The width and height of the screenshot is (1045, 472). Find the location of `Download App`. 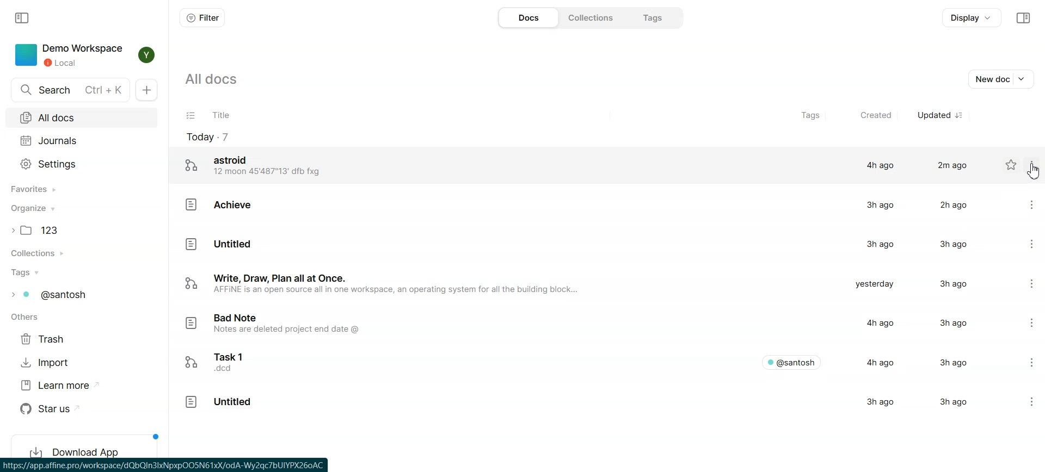

Download App is located at coordinates (84, 445).